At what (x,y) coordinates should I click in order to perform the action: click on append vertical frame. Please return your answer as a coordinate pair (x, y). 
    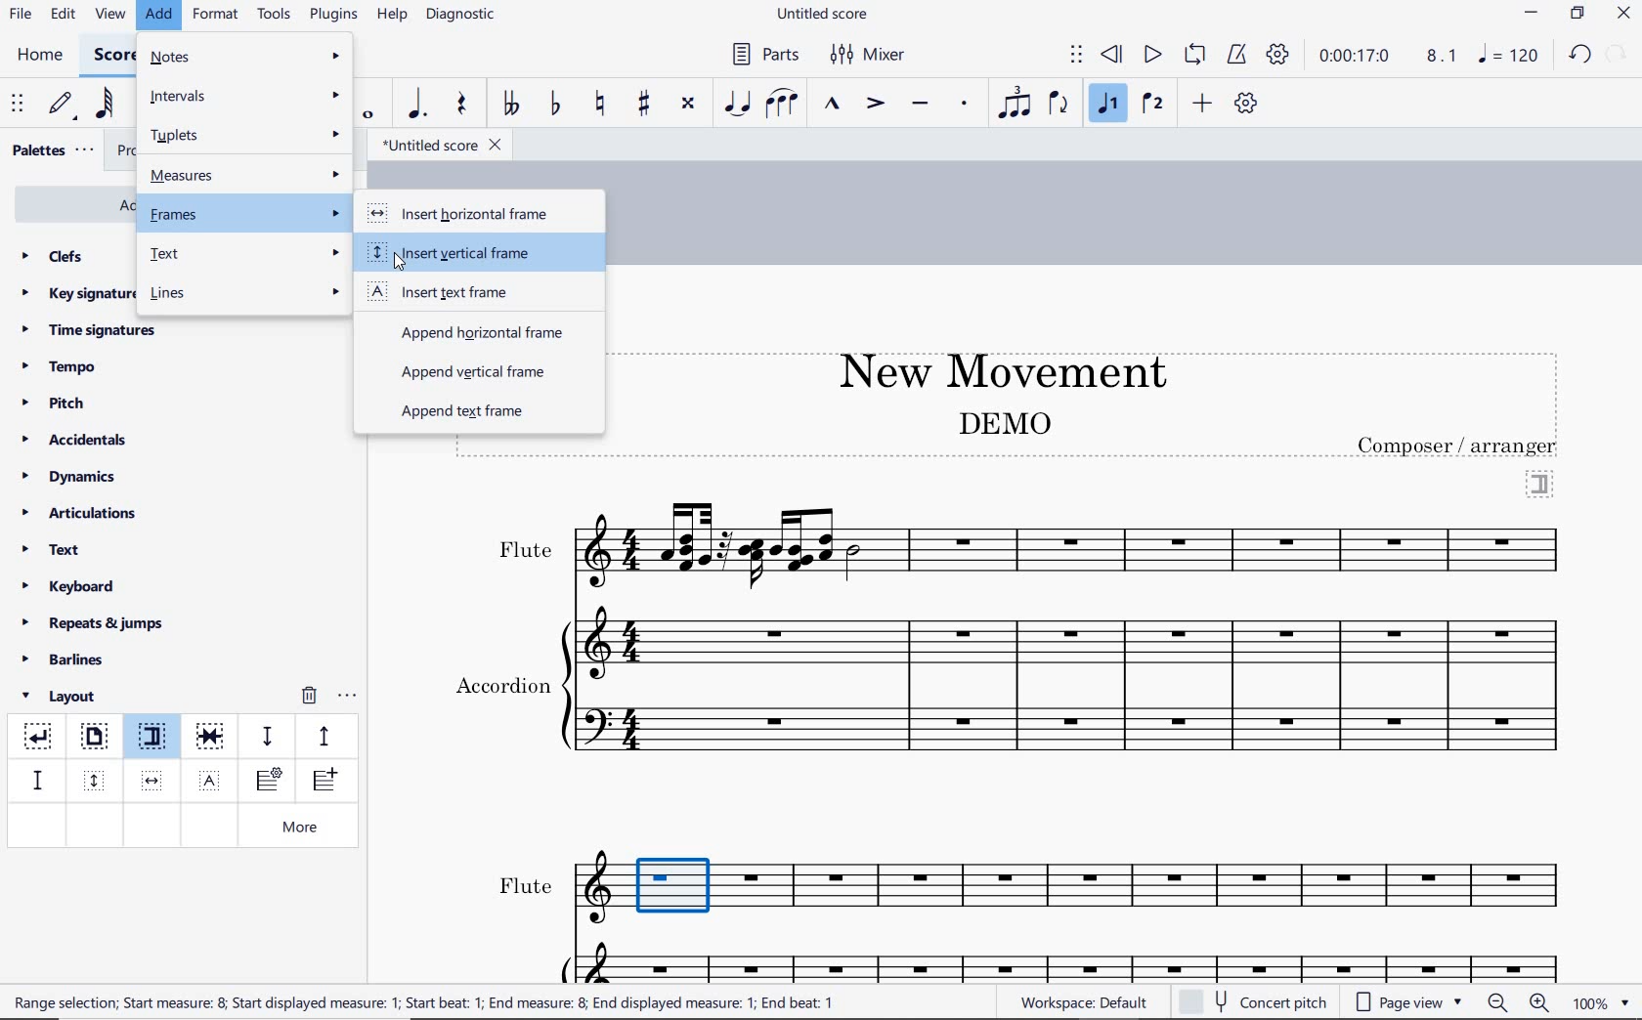
    Looking at the image, I should click on (482, 374).